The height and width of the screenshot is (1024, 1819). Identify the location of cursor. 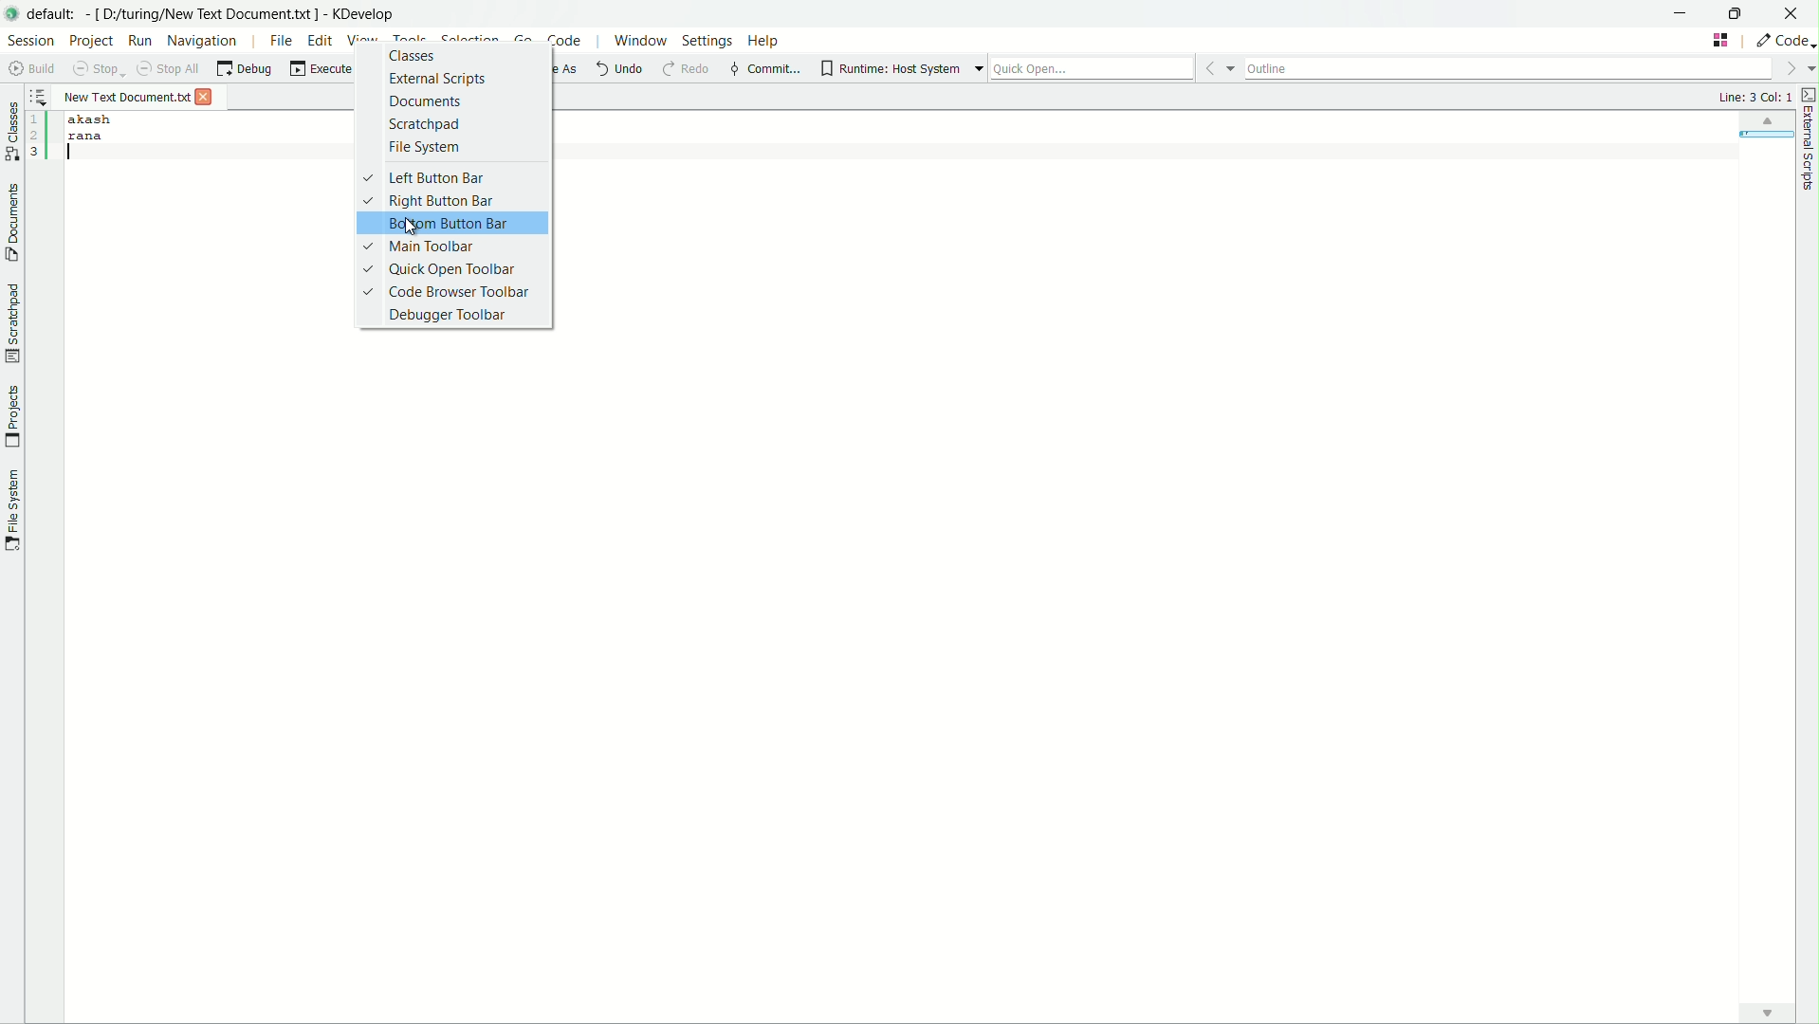
(415, 225).